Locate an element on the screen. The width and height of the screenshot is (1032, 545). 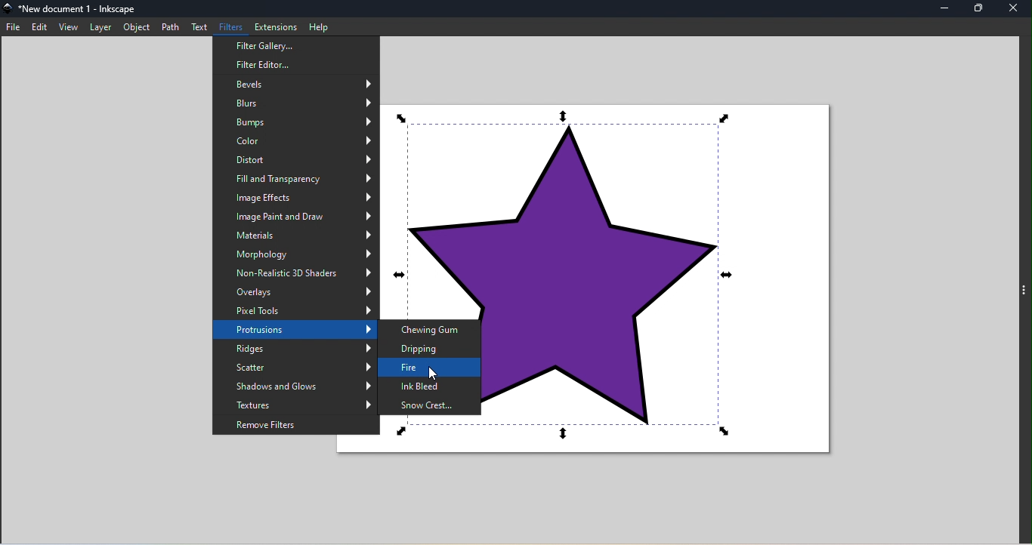
Overlays is located at coordinates (295, 293).